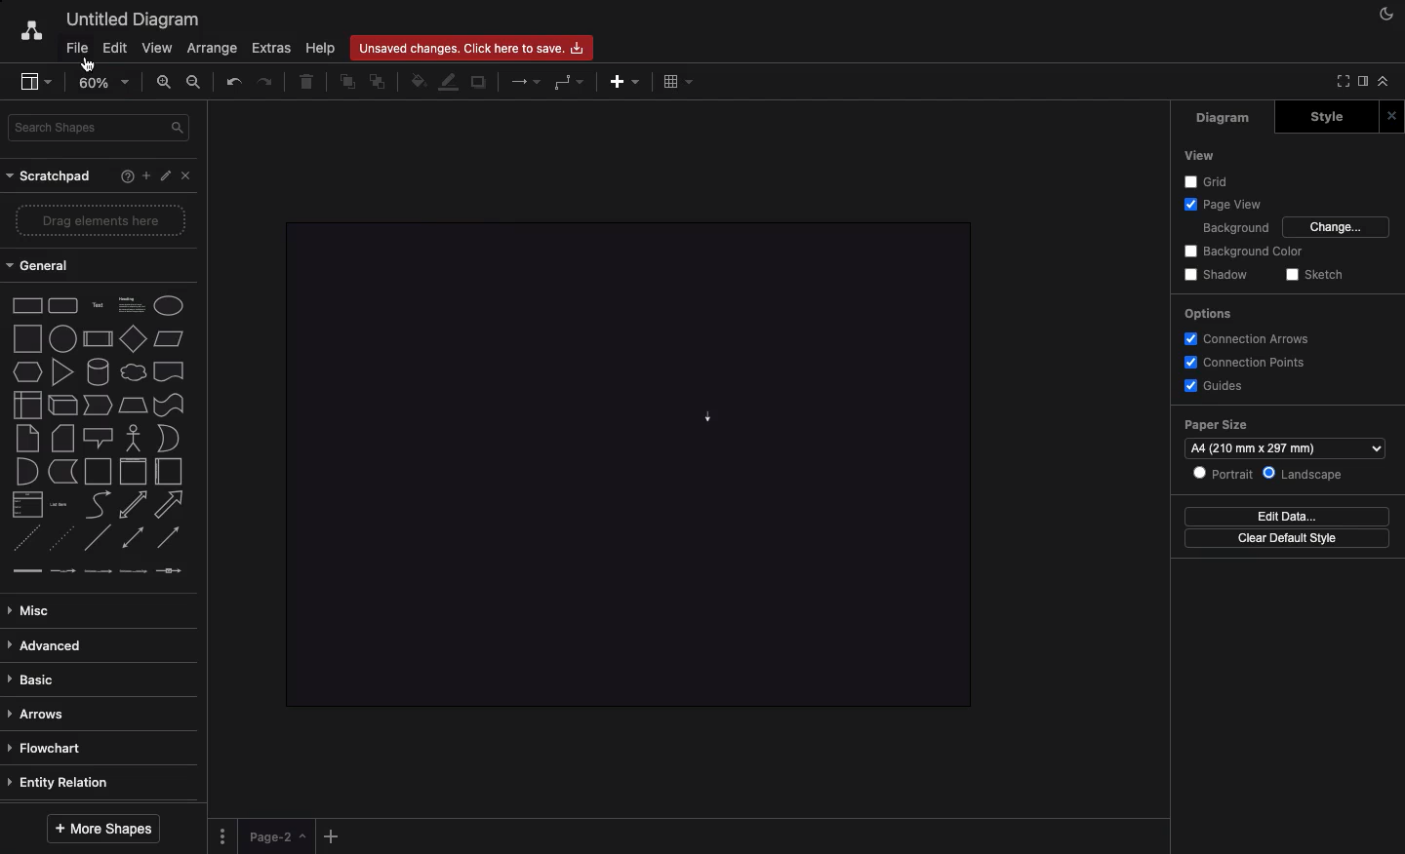 This screenshot has width=1405, height=854. I want to click on Background color, so click(1245, 252).